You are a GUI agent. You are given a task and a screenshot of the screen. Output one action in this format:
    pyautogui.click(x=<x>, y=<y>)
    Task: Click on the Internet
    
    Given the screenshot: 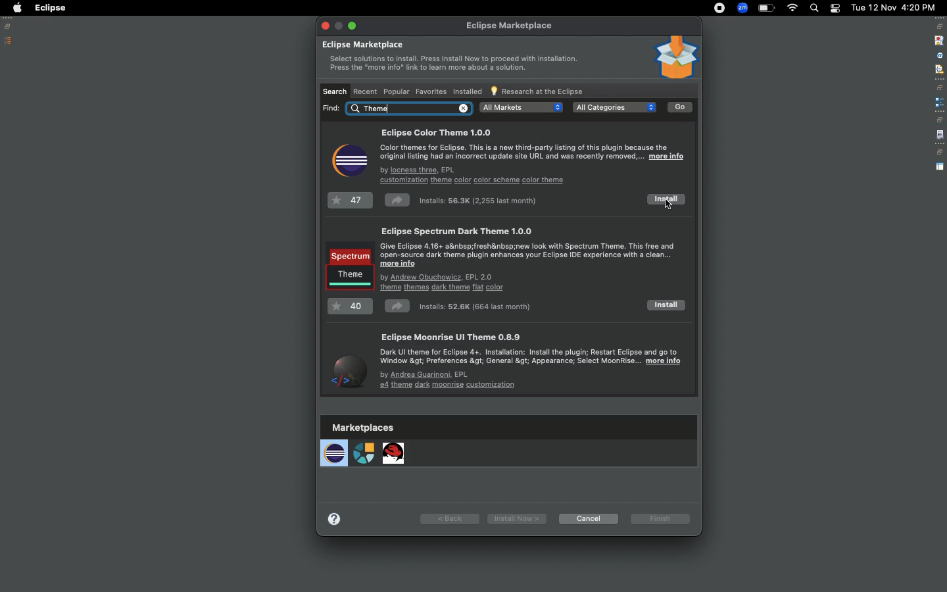 What is the action you would take?
    pyautogui.click(x=792, y=9)
    